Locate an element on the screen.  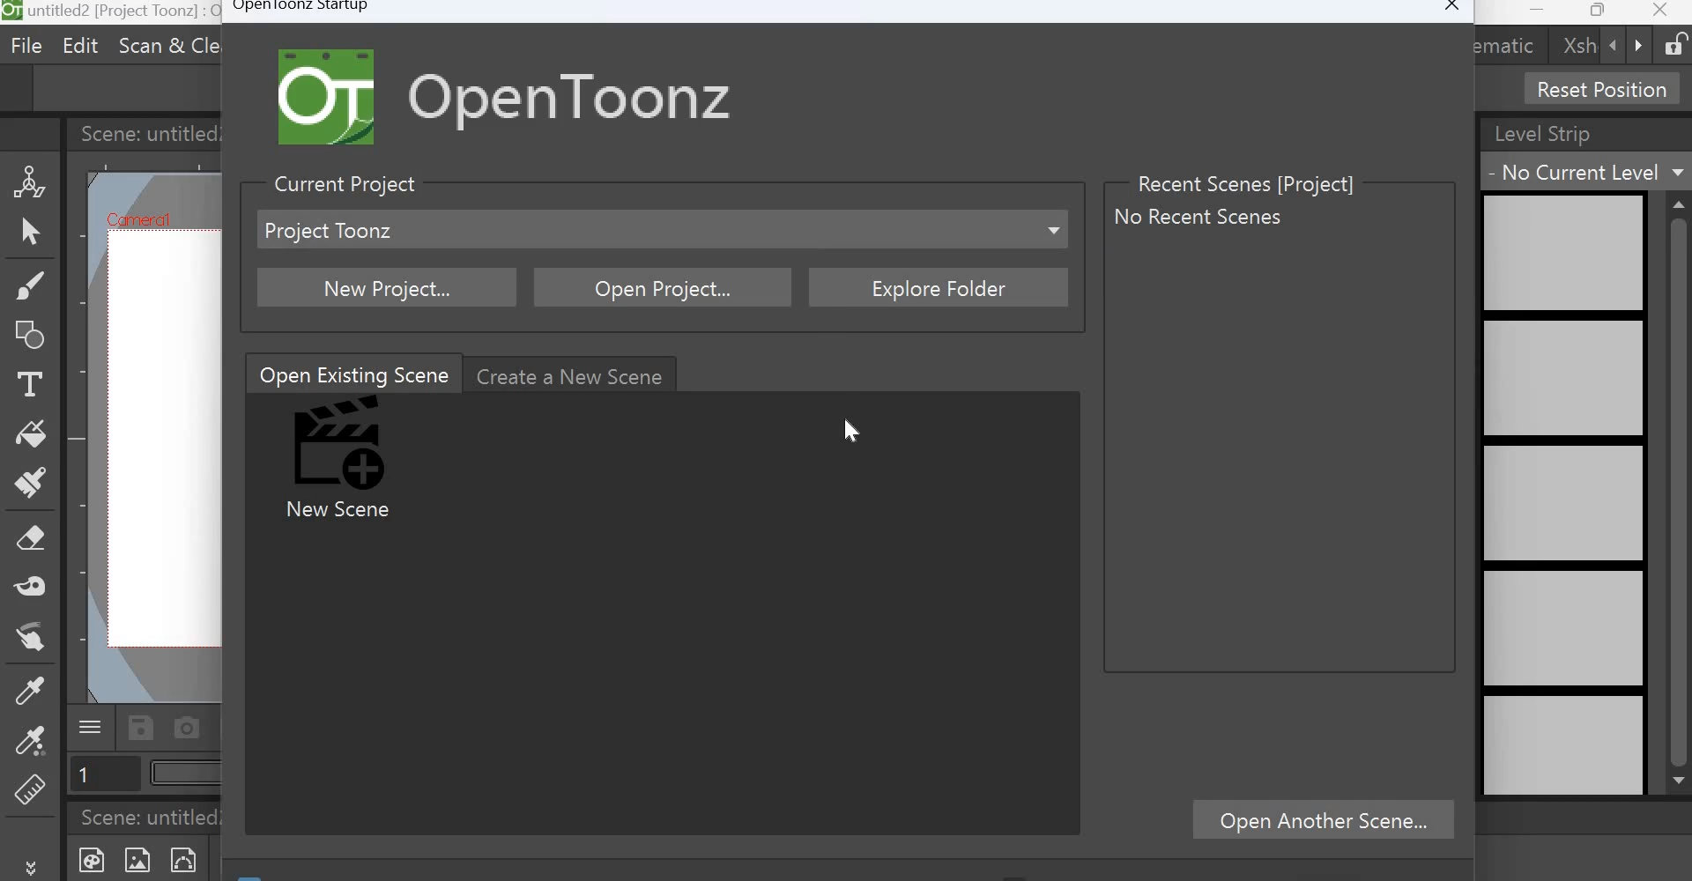
Explore folder is located at coordinates (936, 285).